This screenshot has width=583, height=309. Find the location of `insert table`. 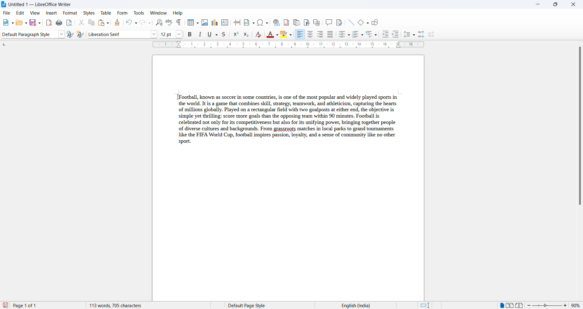

insert table is located at coordinates (190, 22).